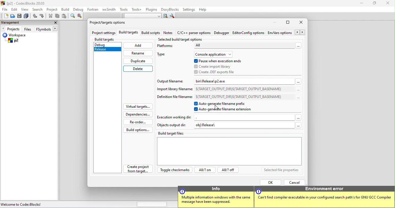 This screenshot has width=395, height=208. What do you see at coordinates (27, 16) in the screenshot?
I see `save everything` at bounding box center [27, 16].